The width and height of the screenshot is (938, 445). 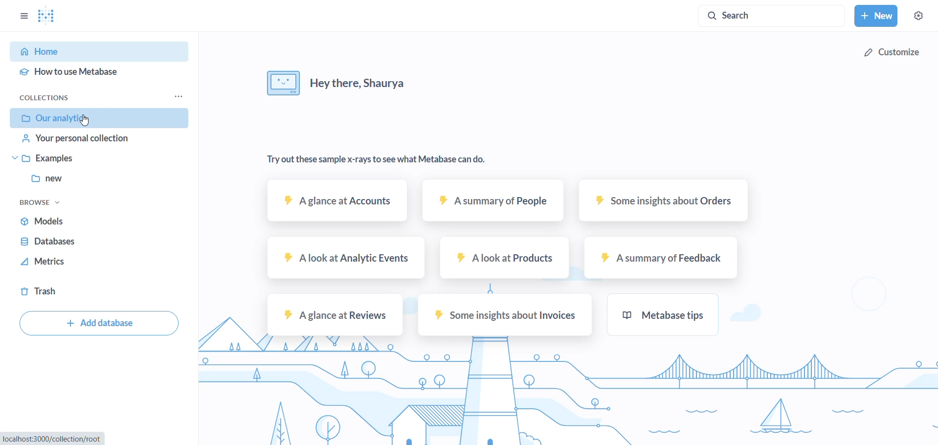 What do you see at coordinates (57, 439) in the screenshot?
I see `localhost3000/collection/root` at bounding box center [57, 439].